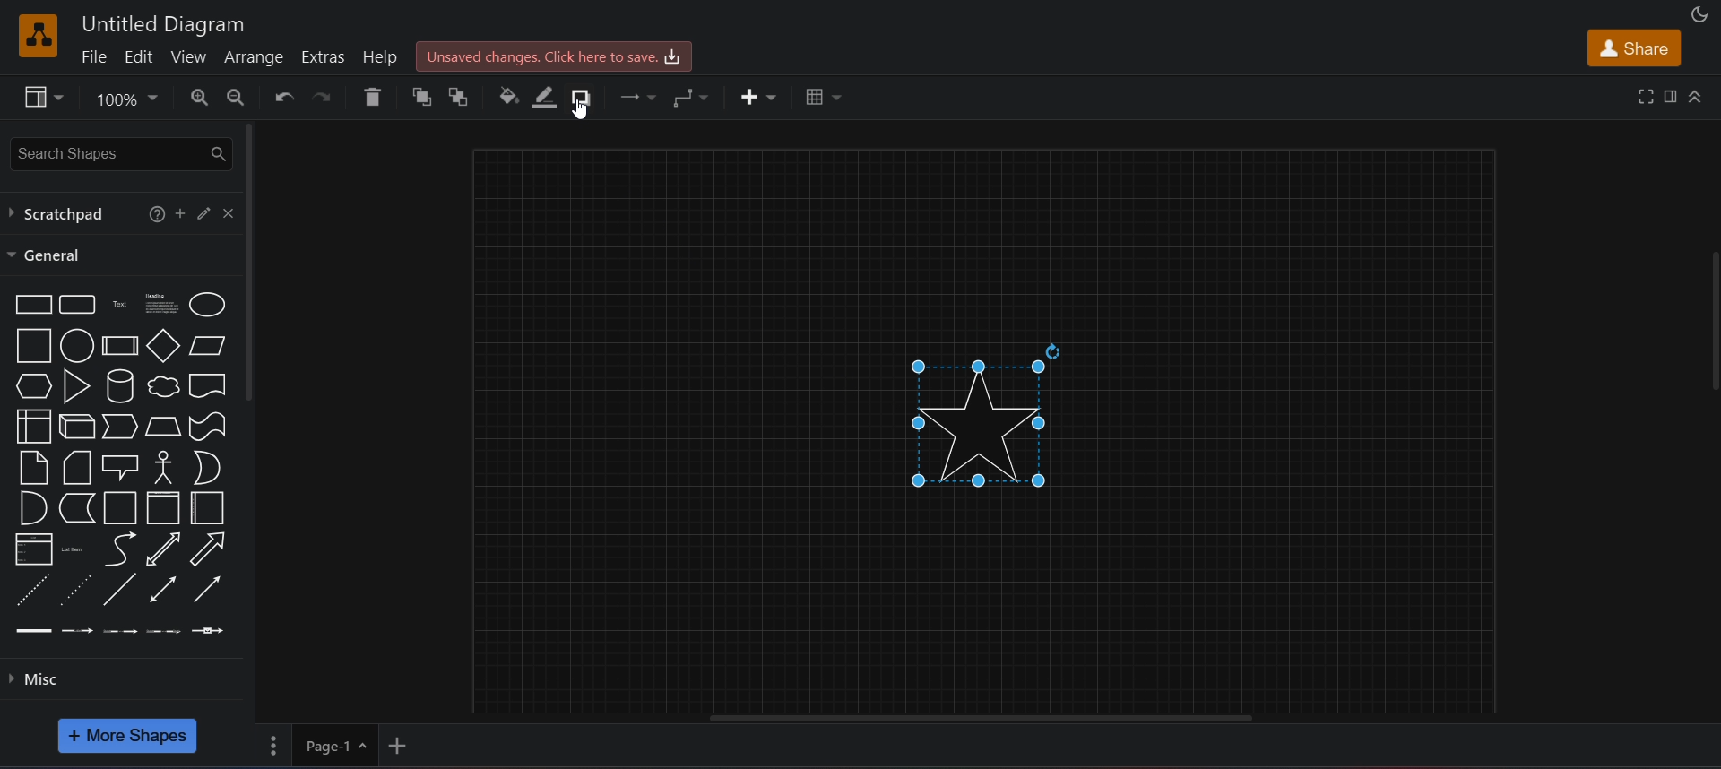 Image resolution: width=1721 pixels, height=769 pixels. I want to click on text, so click(117, 305).